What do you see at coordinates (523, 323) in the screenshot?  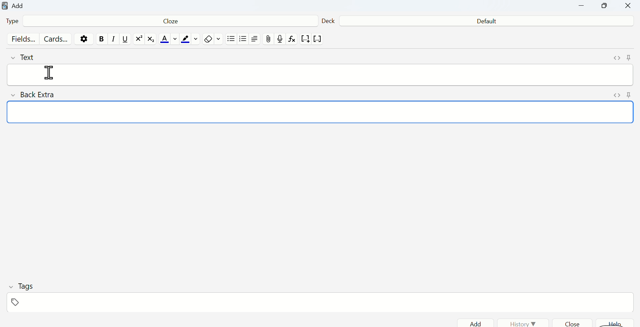 I see `History` at bounding box center [523, 323].